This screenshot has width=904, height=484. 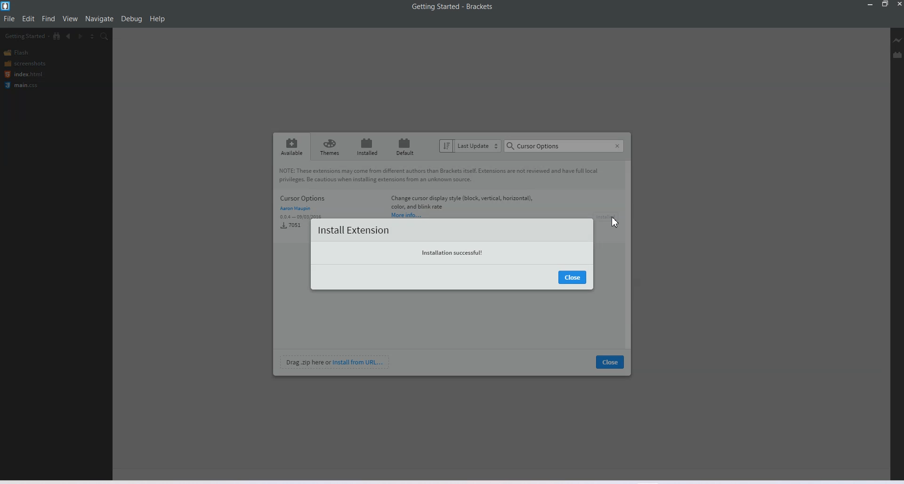 I want to click on File, so click(x=9, y=18).